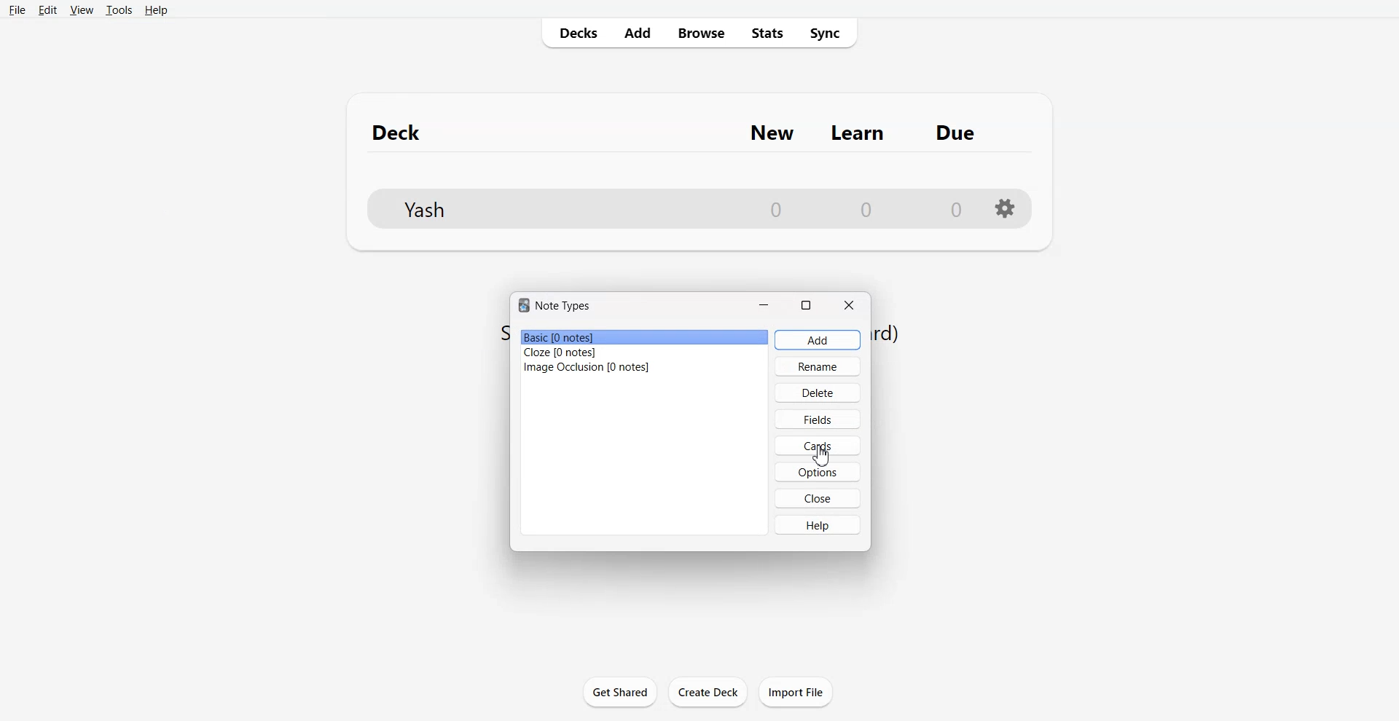 This screenshot has width=1399, height=721. Describe the element at coordinates (817, 472) in the screenshot. I see `Options` at that location.